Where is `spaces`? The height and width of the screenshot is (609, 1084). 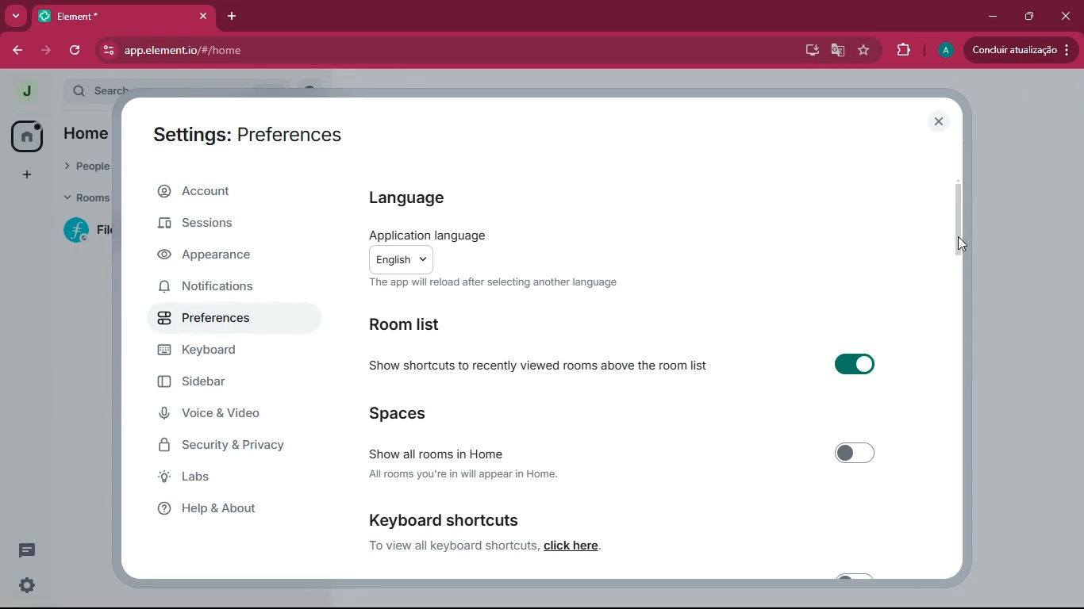
spaces is located at coordinates (401, 411).